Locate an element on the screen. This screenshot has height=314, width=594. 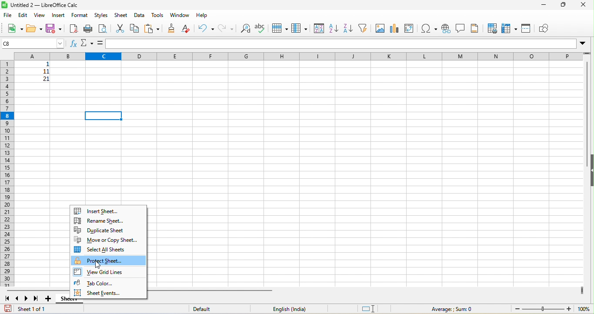
show draw function is located at coordinates (546, 29).